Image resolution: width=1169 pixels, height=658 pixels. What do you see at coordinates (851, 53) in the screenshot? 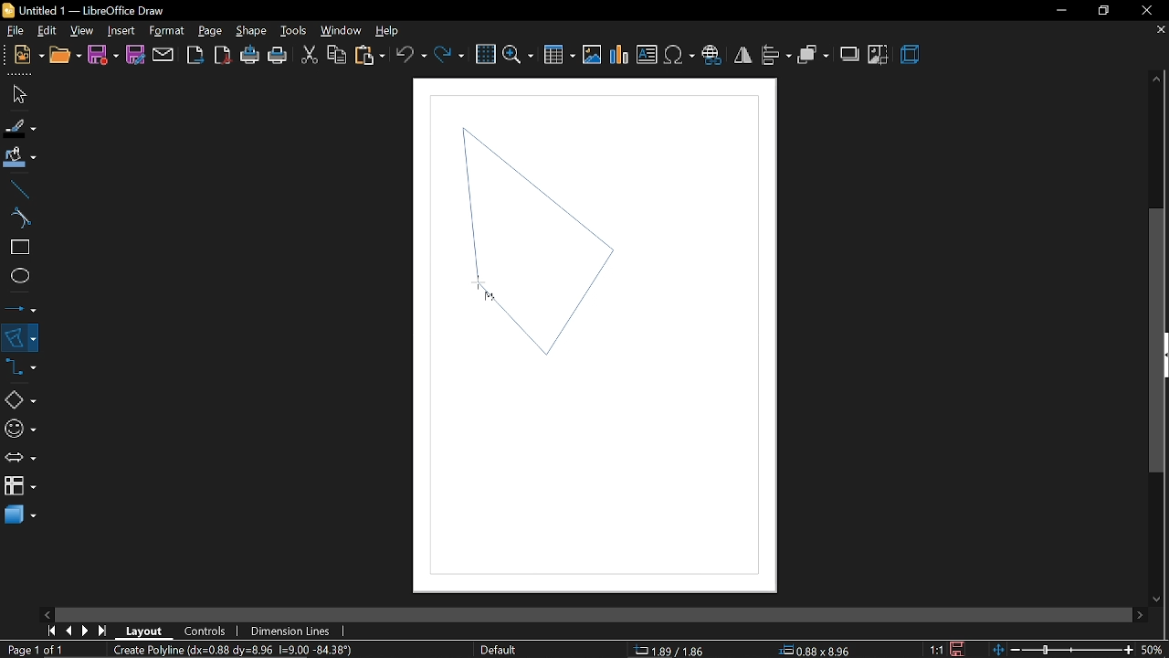
I see `shadow` at bounding box center [851, 53].